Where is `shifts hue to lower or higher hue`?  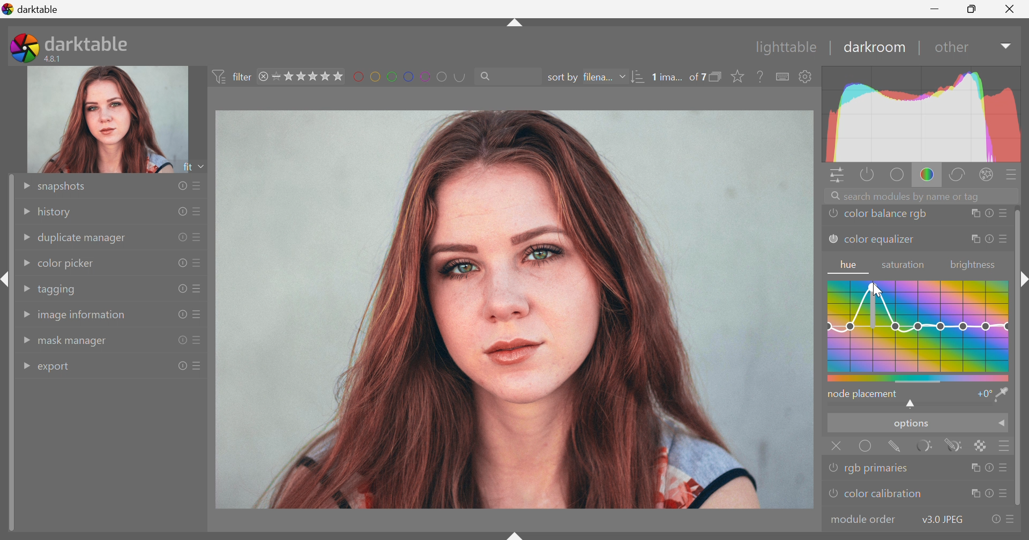
shifts hue to lower or higher hue is located at coordinates (913, 404).